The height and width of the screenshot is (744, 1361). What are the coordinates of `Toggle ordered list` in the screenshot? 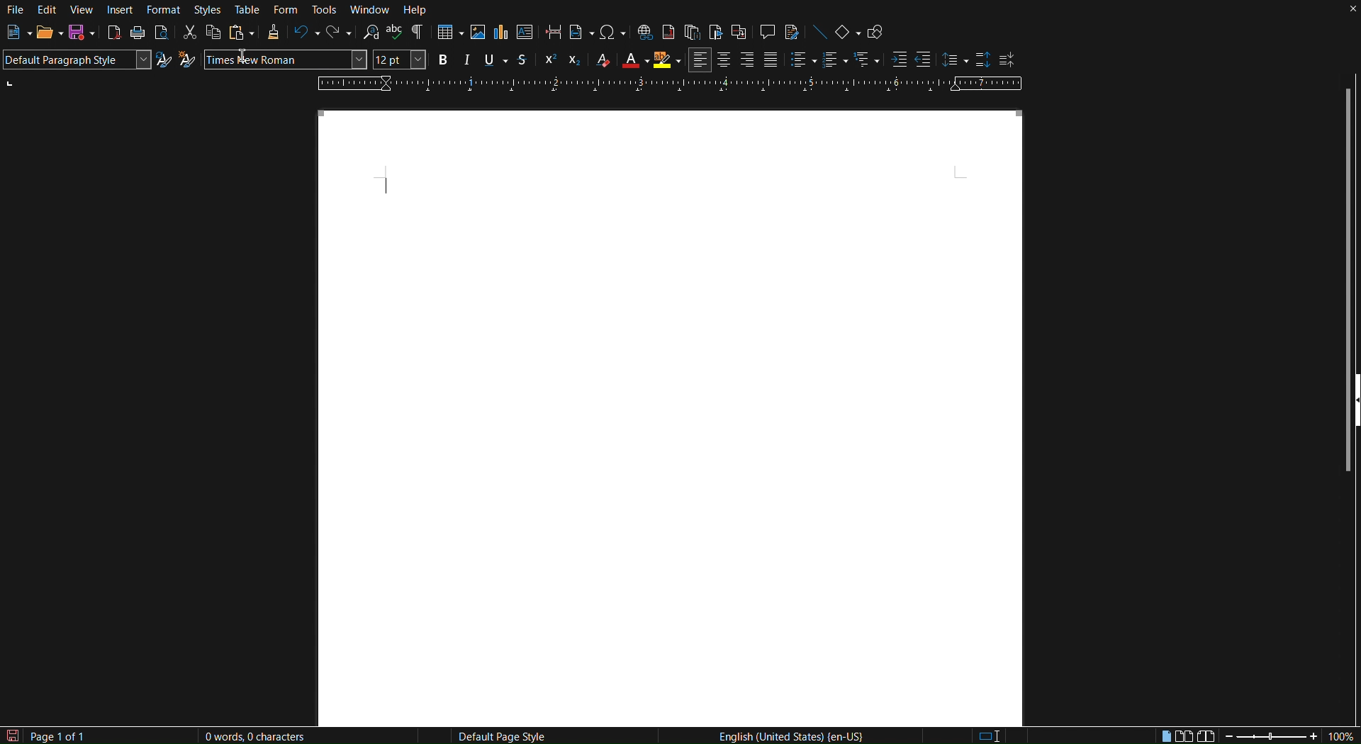 It's located at (834, 62).